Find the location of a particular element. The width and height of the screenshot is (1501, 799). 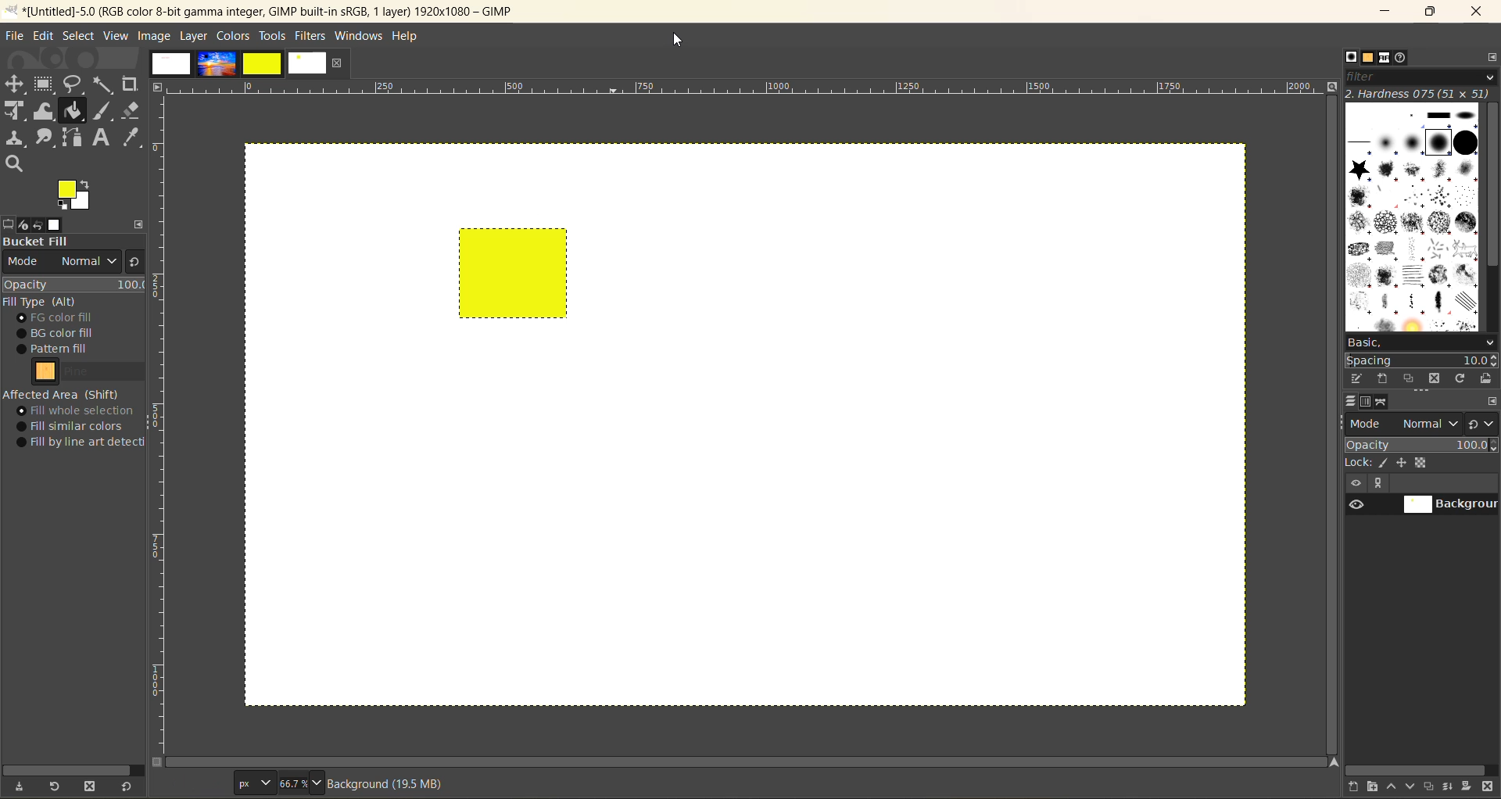

colors is located at coordinates (235, 37).